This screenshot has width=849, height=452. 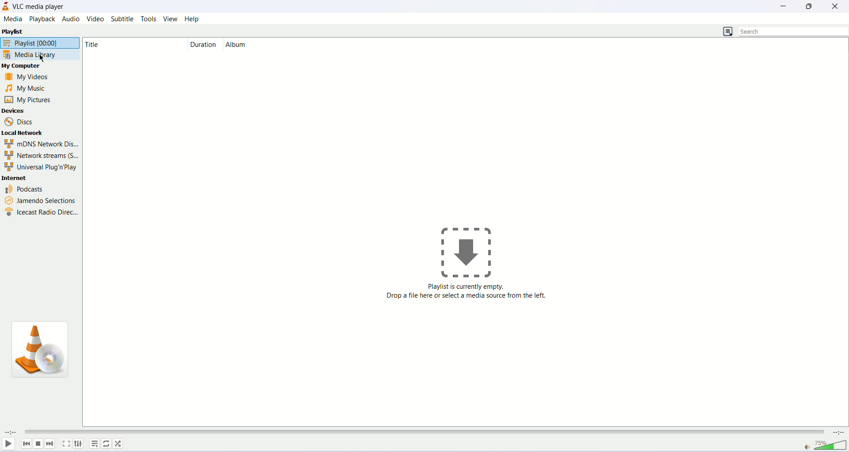 I want to click on subtitle, so click(x=123, y=19).